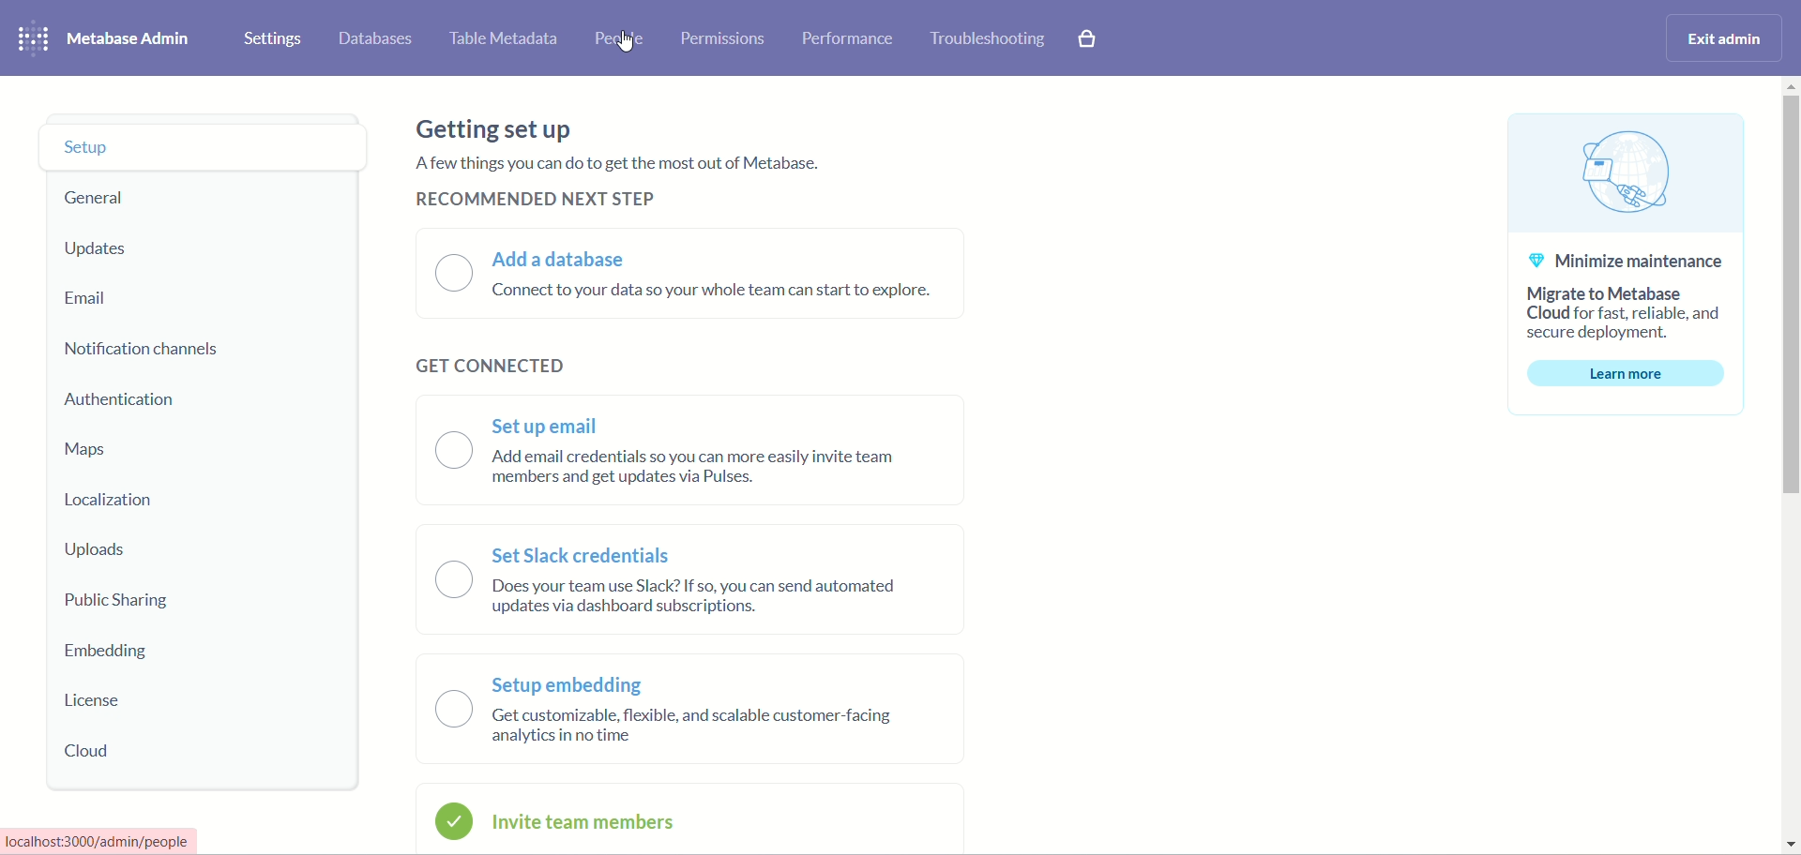 This screenshot has height=855, width=1801. Describe the element at coordinates (700, 732) in the screenshot. I see `text` at that location.